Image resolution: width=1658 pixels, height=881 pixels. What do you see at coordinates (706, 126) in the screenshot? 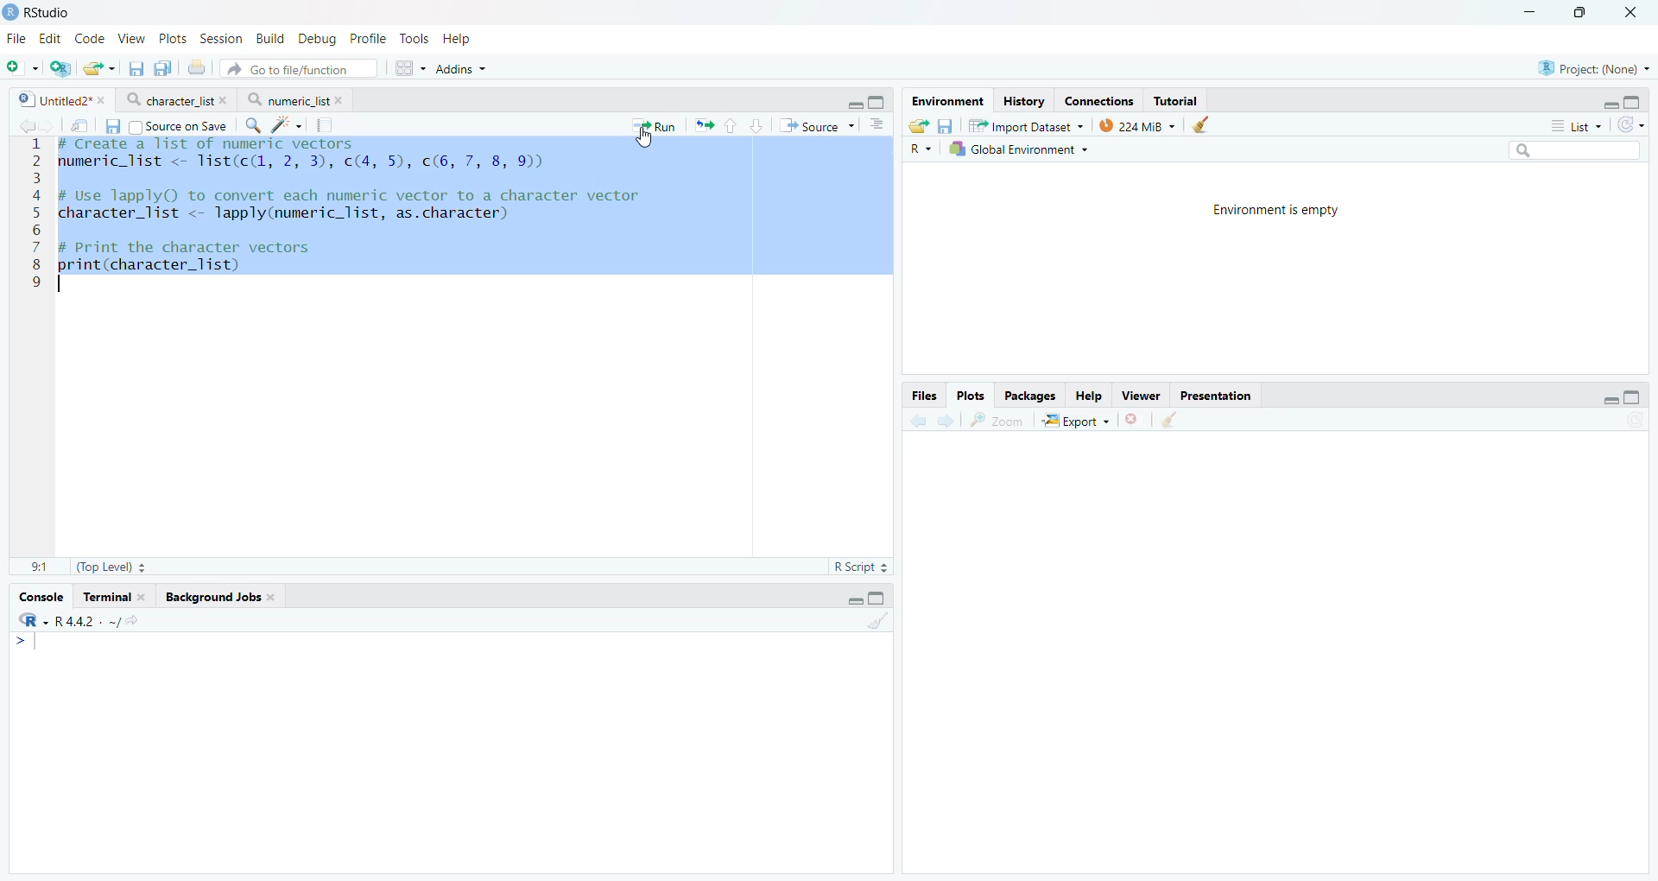
I see `Re-run previous code section` at bounding box center [706, 126].